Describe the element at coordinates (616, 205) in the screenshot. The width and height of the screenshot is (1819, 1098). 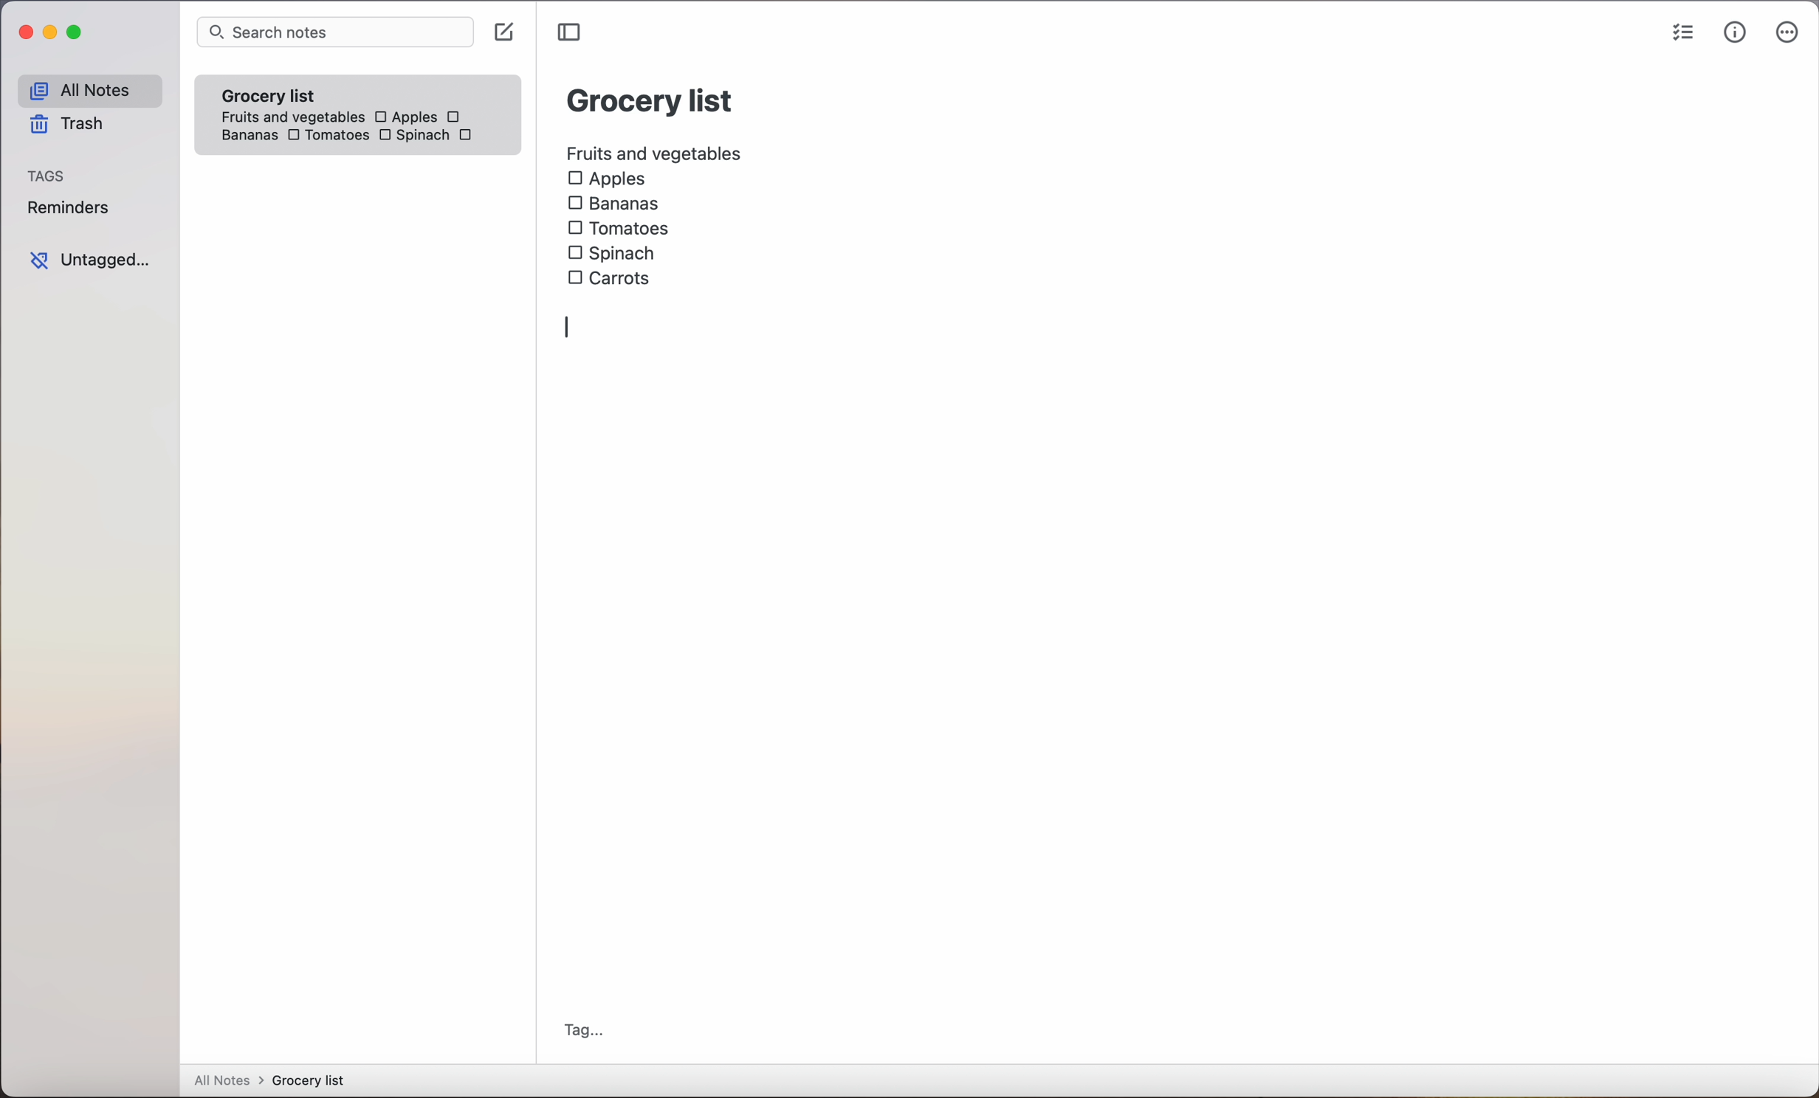
I see `Bananas checkbox` at that location.